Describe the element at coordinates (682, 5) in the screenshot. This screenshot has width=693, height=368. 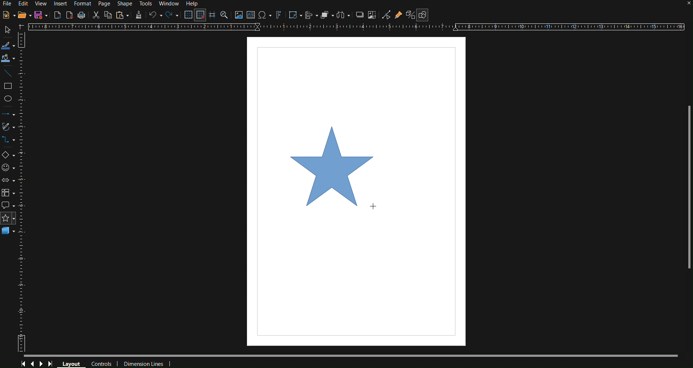
I see `close` at that location.